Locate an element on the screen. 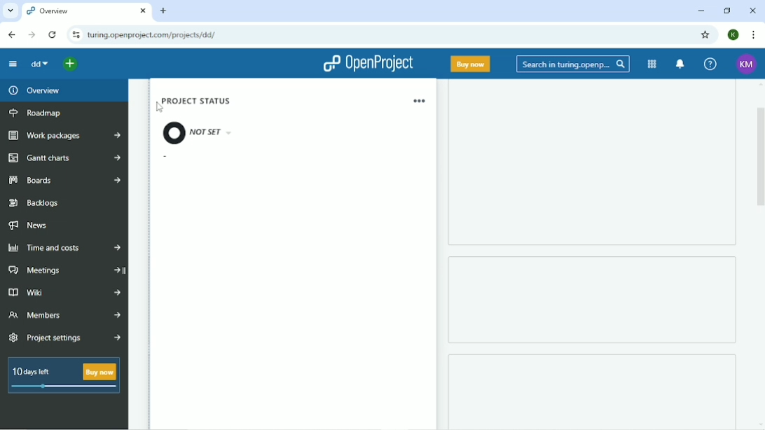  Backlogs is located at coordinates (34, 202).